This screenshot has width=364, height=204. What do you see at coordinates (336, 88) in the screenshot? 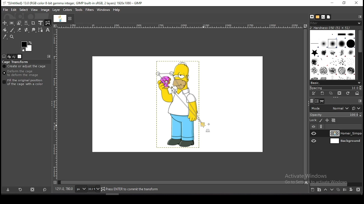
I see `spacing` at bounding box center [336, 88].